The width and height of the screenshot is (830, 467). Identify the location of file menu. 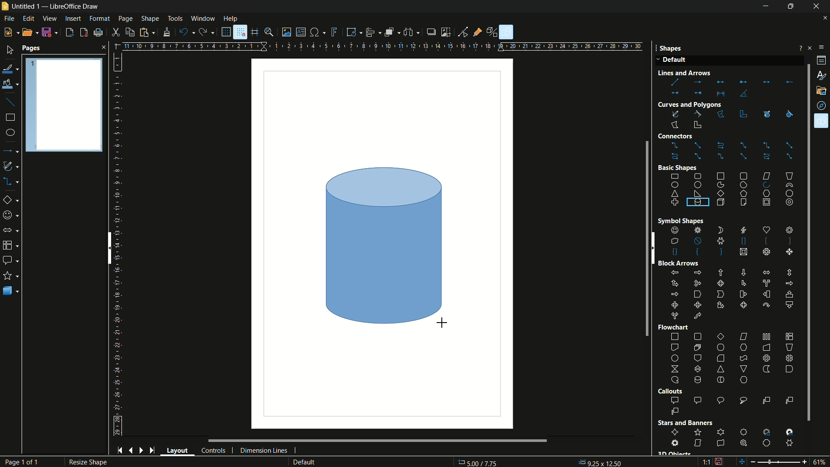
(8, 19).